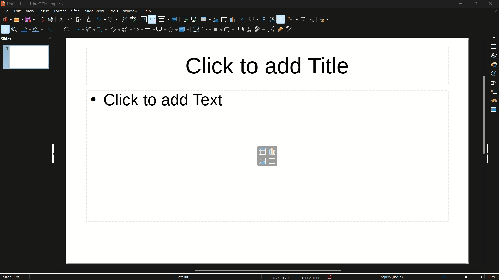 This screenshot has width=499, height=280. I want to click on select at least 3 objects to distribute, so click(228, 29).